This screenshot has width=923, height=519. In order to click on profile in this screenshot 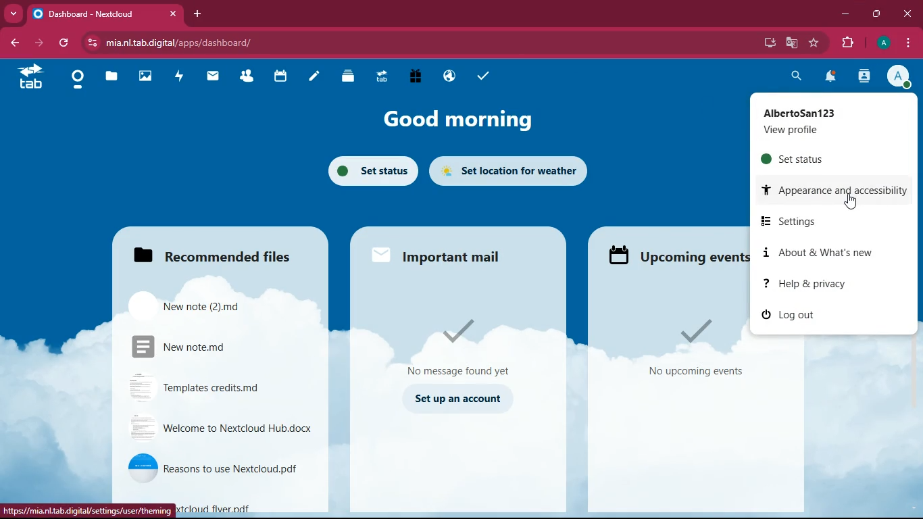, I will do `click(899, 78)`.